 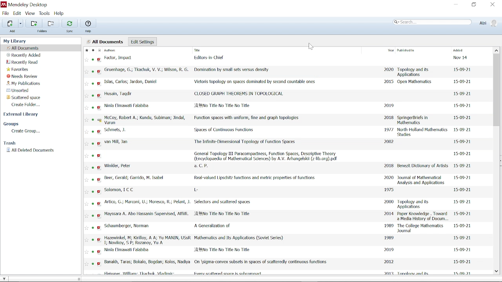 I want to click on My library, so click(x=16, y=40).